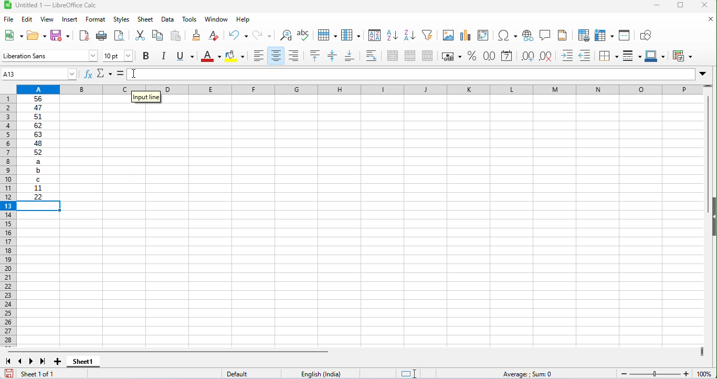  I want to click on insert header and footer, so click(563, 35).